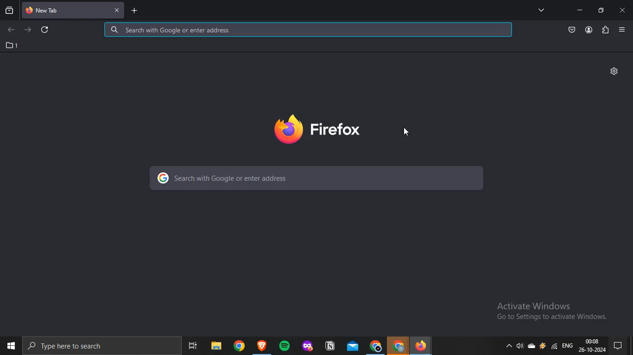  I want to click on battery, so click(542, 349).